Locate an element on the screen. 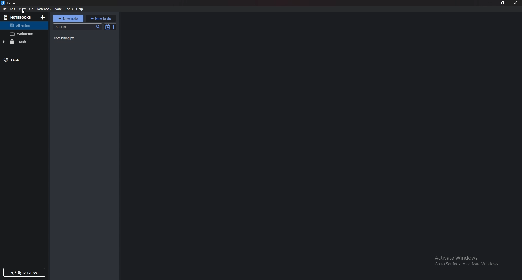  Toggle sort order is located at coordinates (107, 27).